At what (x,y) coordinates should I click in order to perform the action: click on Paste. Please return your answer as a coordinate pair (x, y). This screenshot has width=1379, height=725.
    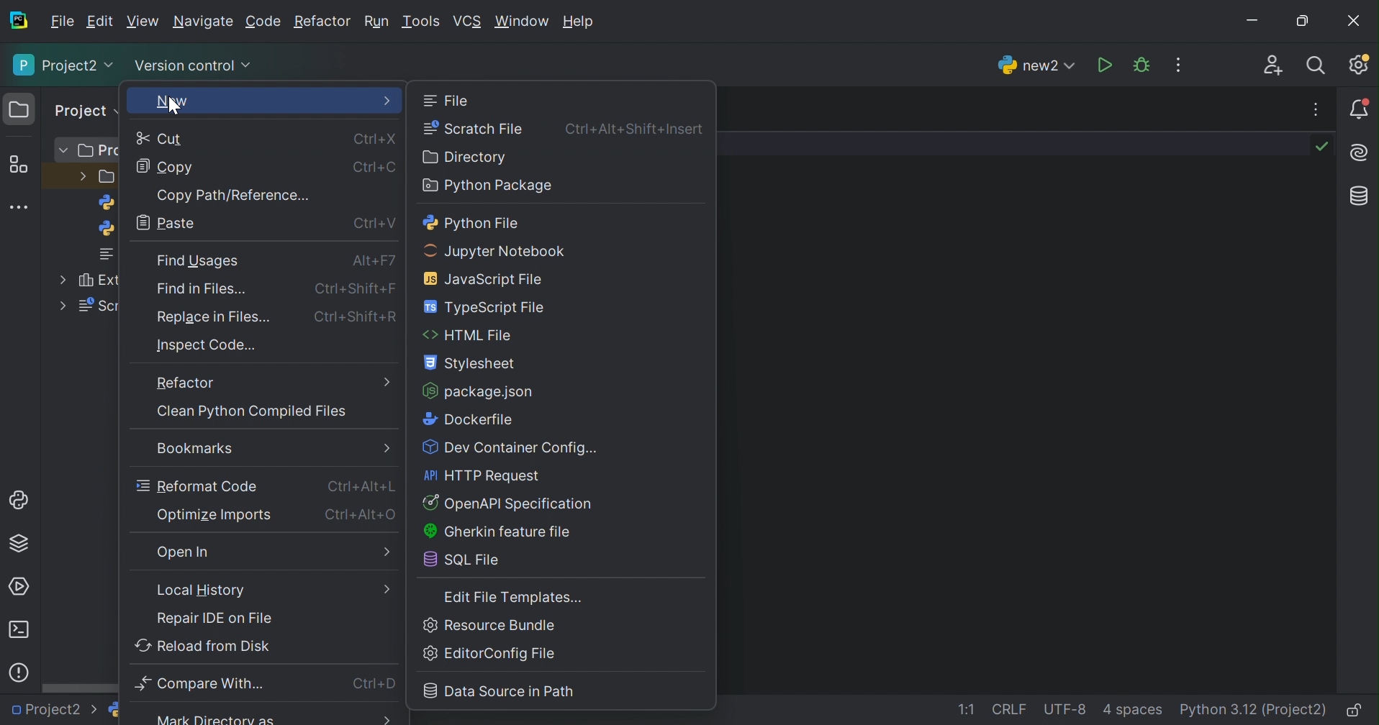
    Looking at the image, I should click on (168, 223).